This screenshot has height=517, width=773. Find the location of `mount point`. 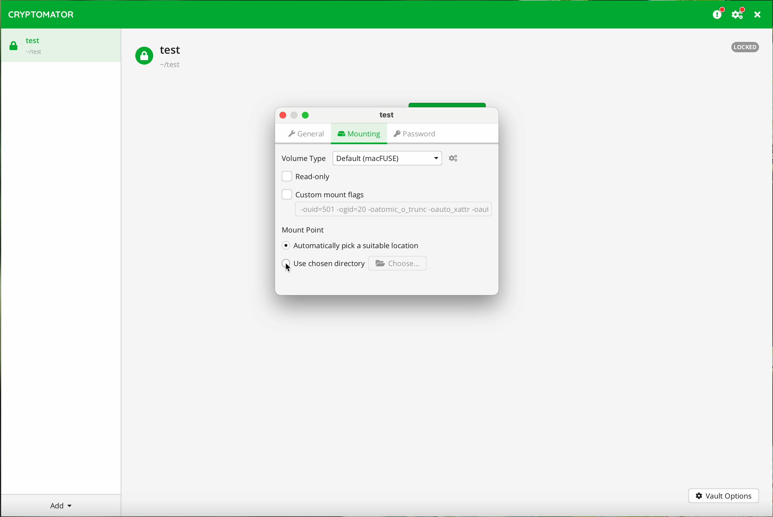

mount point is located at coordinates (304, 228).